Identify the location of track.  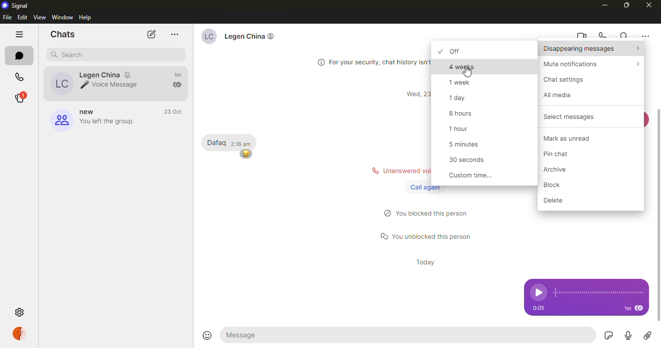
(598, 292).